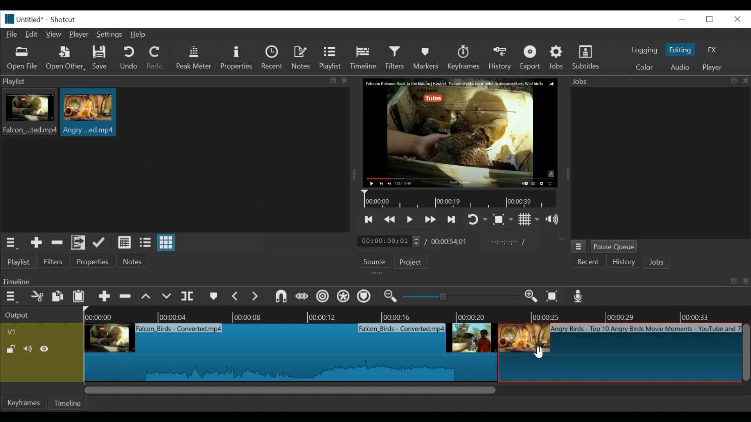 The width and height of the screenshot is (751, 422). What do you see at coordinates (236, 298) in the screenshot?
I see `Previous marker` at bounding box center [236, 298].